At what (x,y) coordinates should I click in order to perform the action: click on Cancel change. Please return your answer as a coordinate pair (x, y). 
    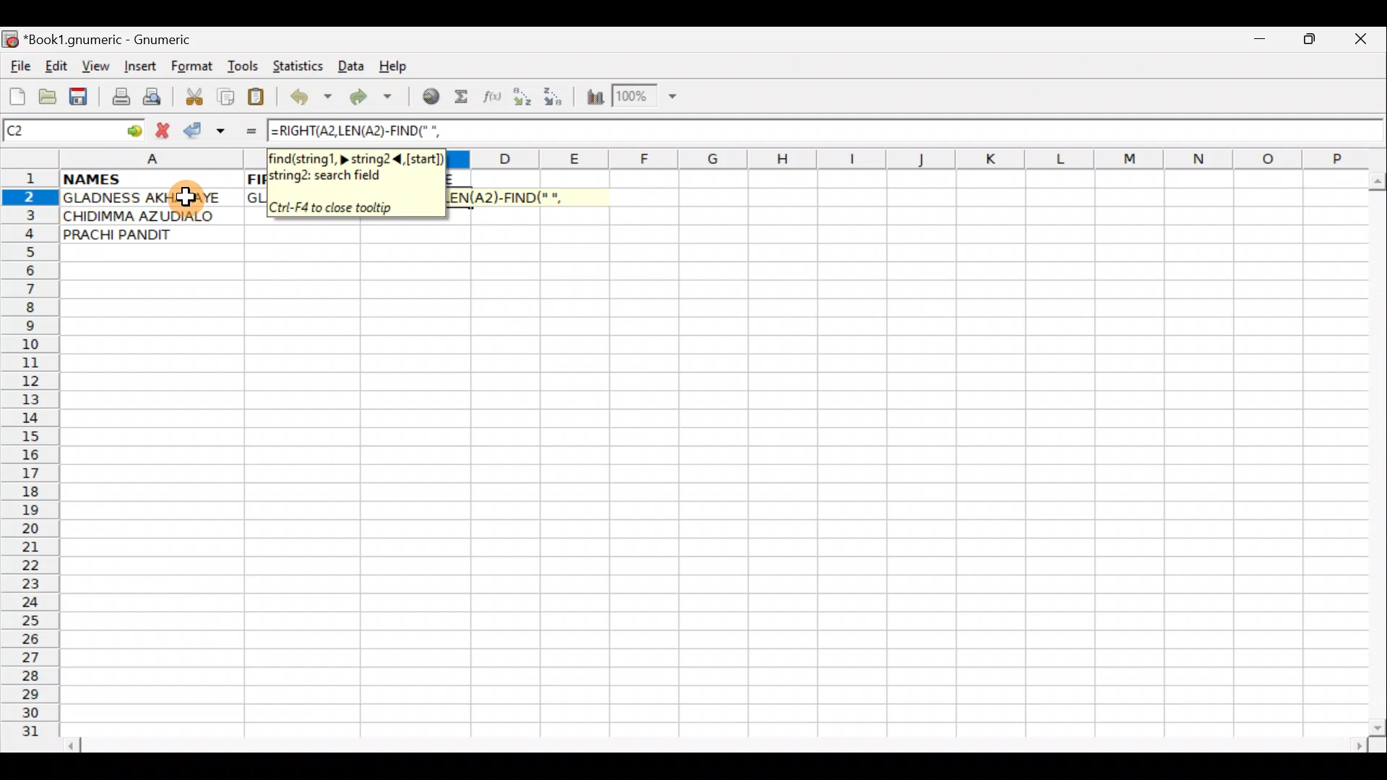
    Looking at the image, I should click on (166, 128).